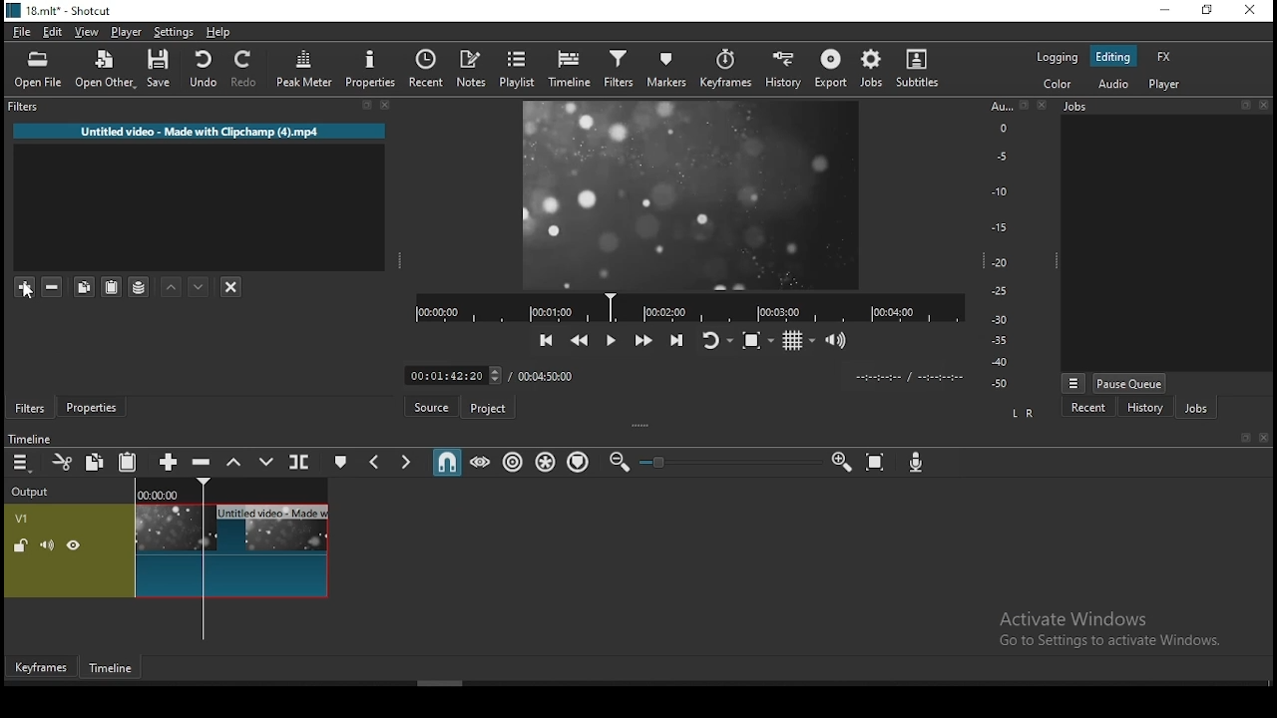 The height and width of the screenshot is (718, 1277). What do you see at coordinates (572, 67) in the screenshot?
I see `timeline` at bounding box center [572, 67].